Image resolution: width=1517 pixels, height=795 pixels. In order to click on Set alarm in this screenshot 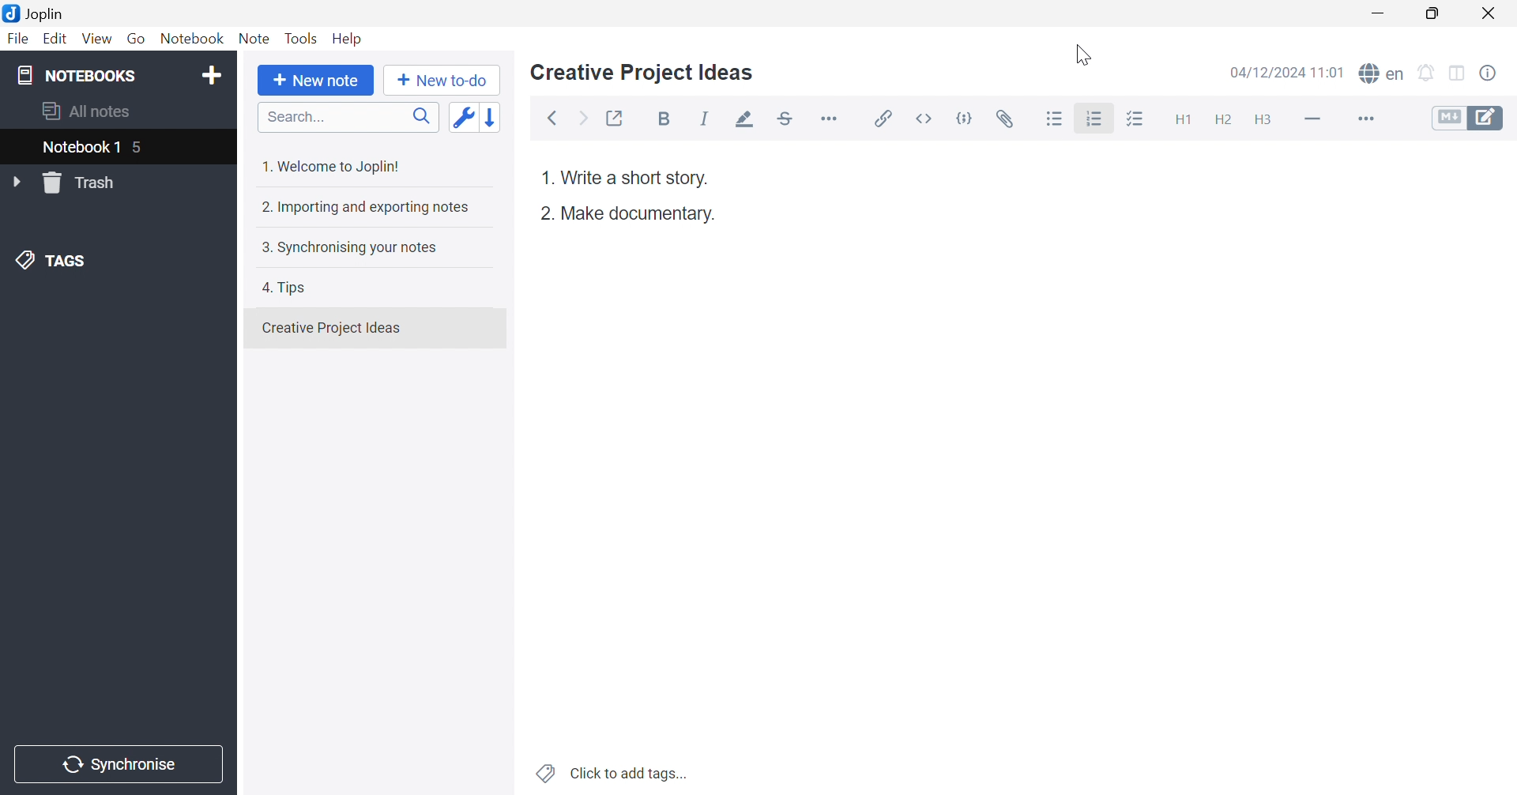, I will do `click(1428, 72)`.